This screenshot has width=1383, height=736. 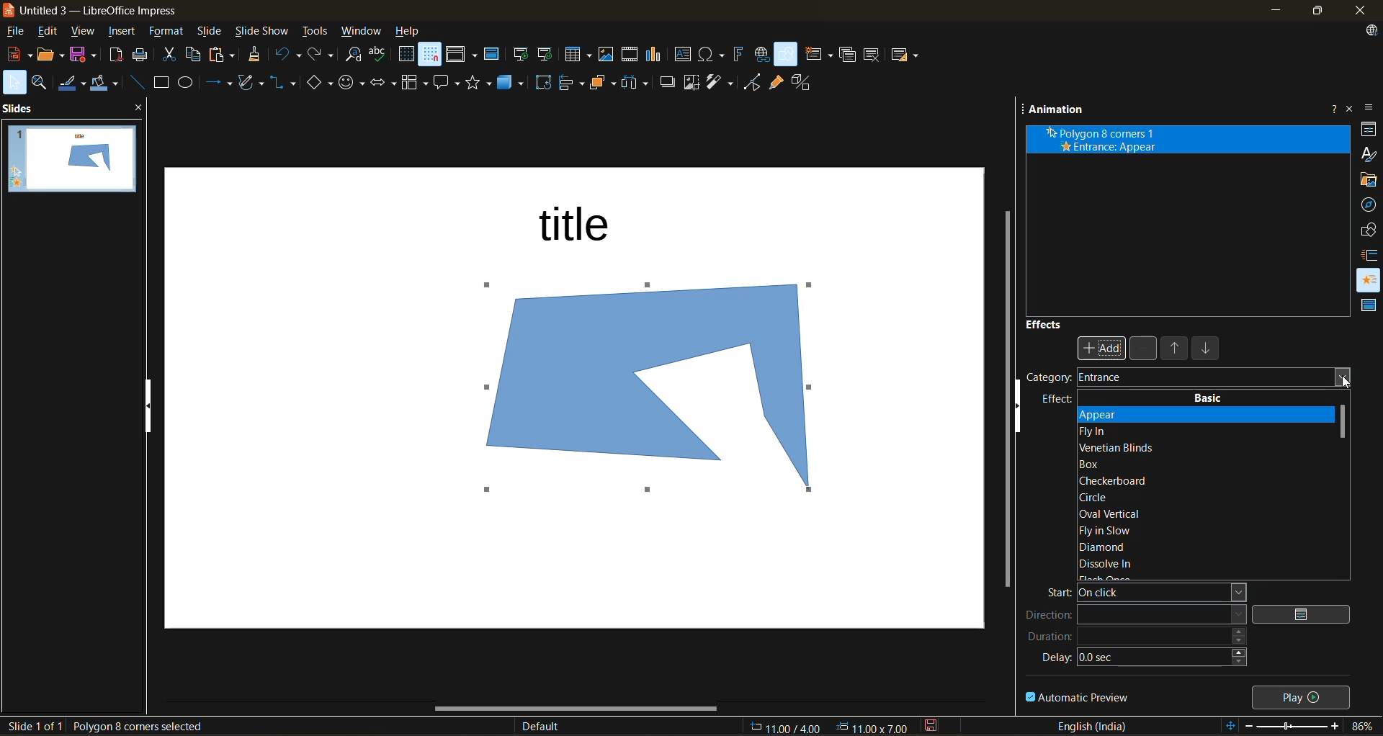 I want to click on remove effect, so click(x=1146, y=349).